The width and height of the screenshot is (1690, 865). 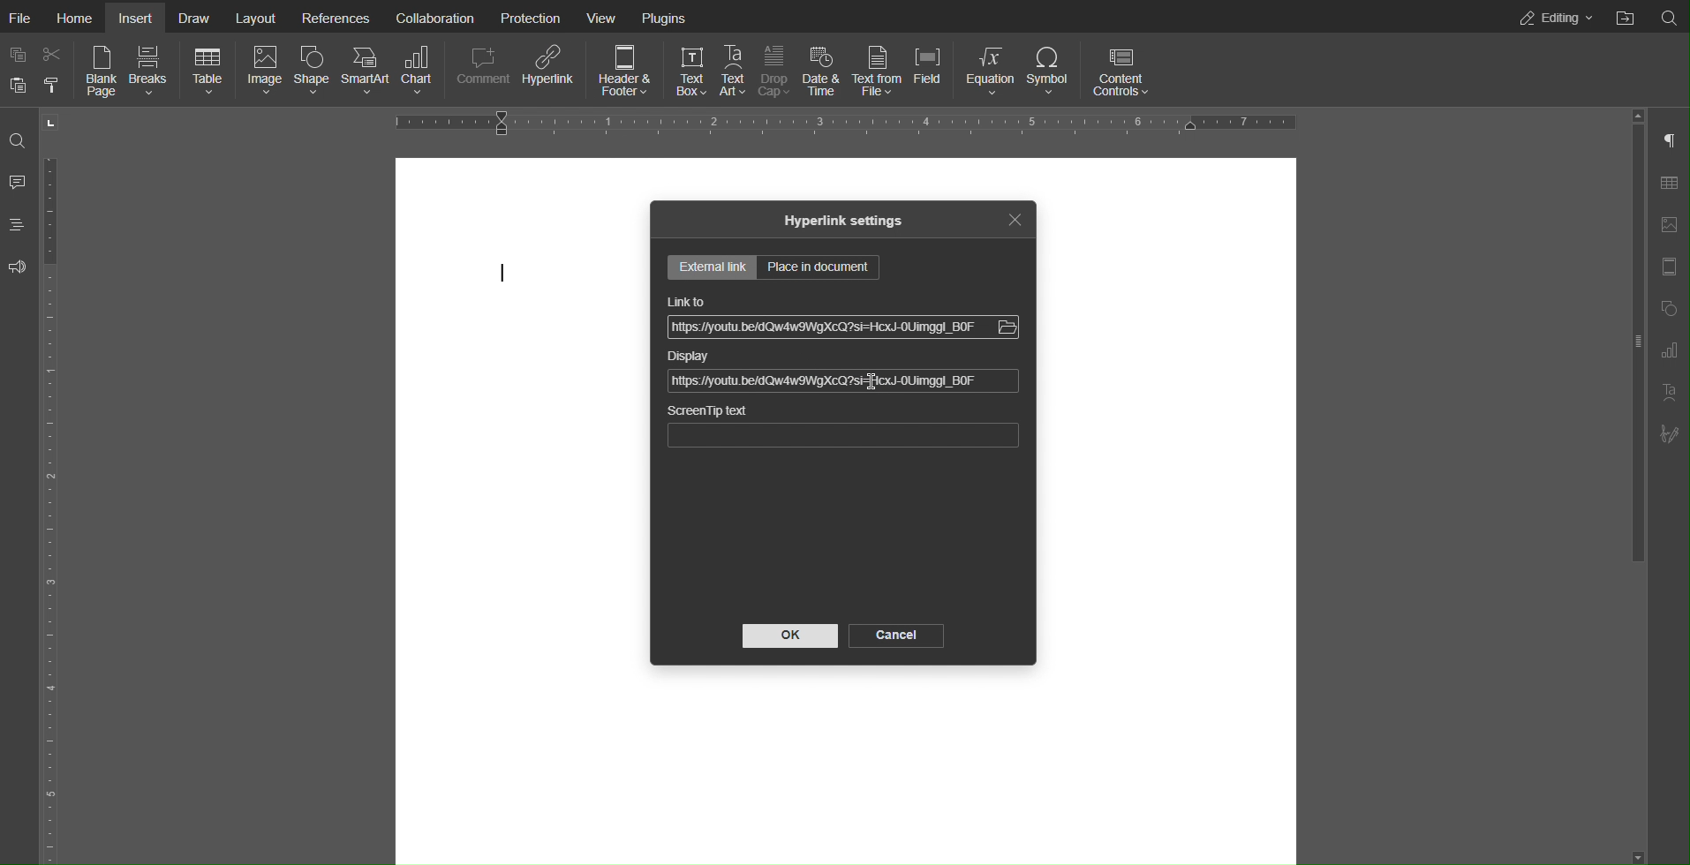 What do you see at coordinates (623, 70) in the screenshot?
I see `Header & Footer` at bounding box center [623, 70].